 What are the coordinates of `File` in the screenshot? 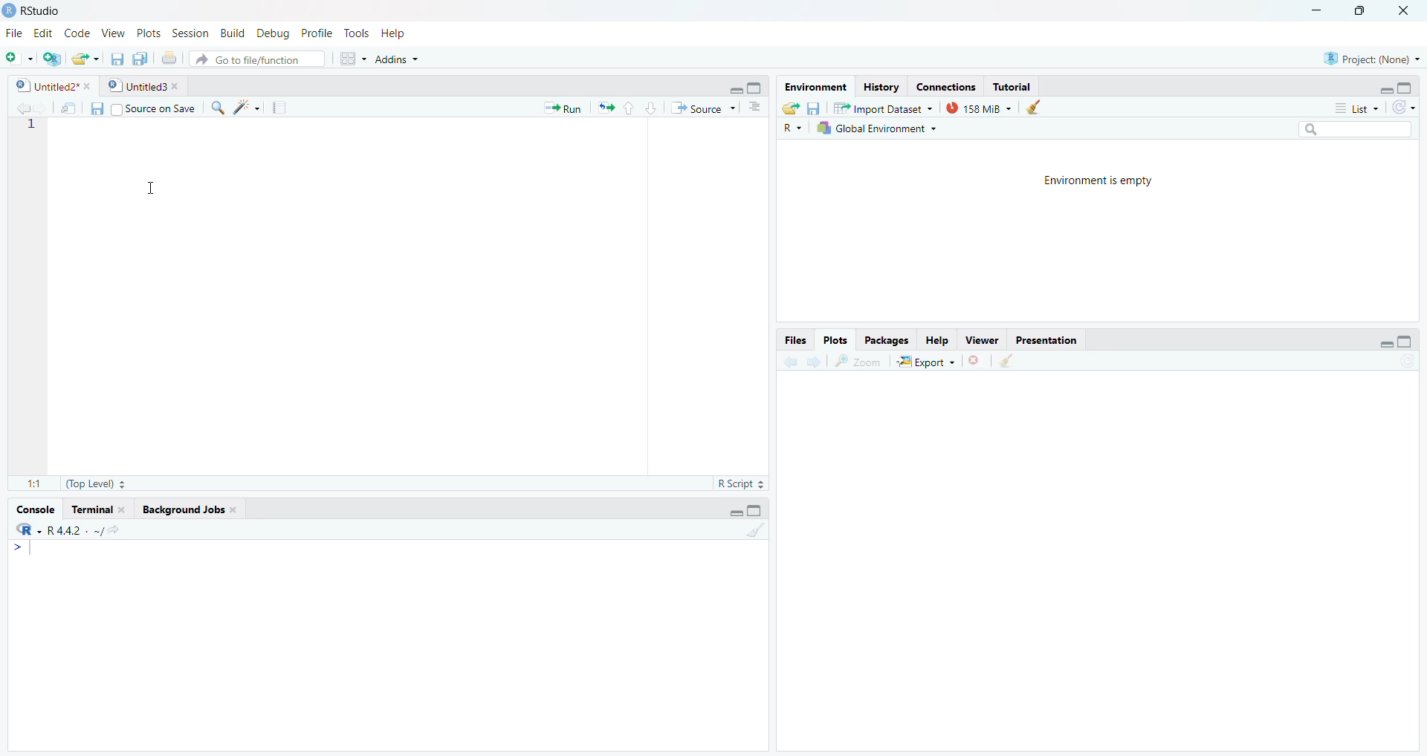 It's located at (14, 31).